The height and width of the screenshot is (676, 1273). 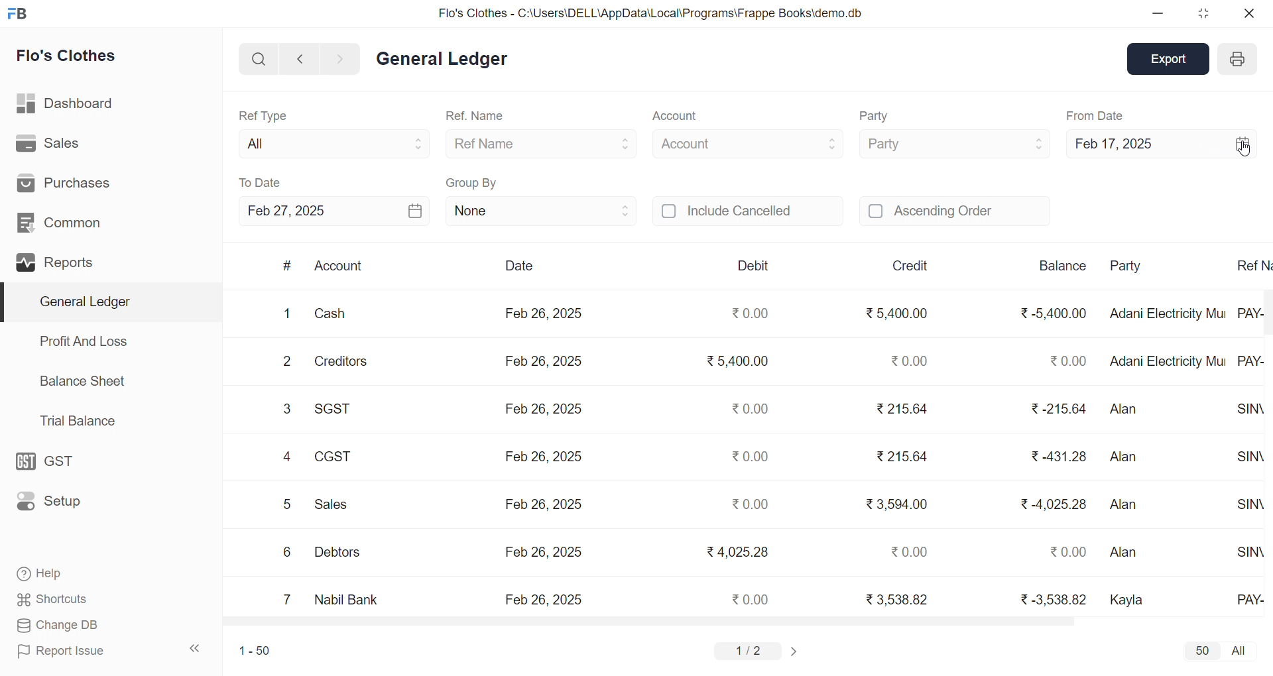 I want to click on 7, so click(x=287, y=598).